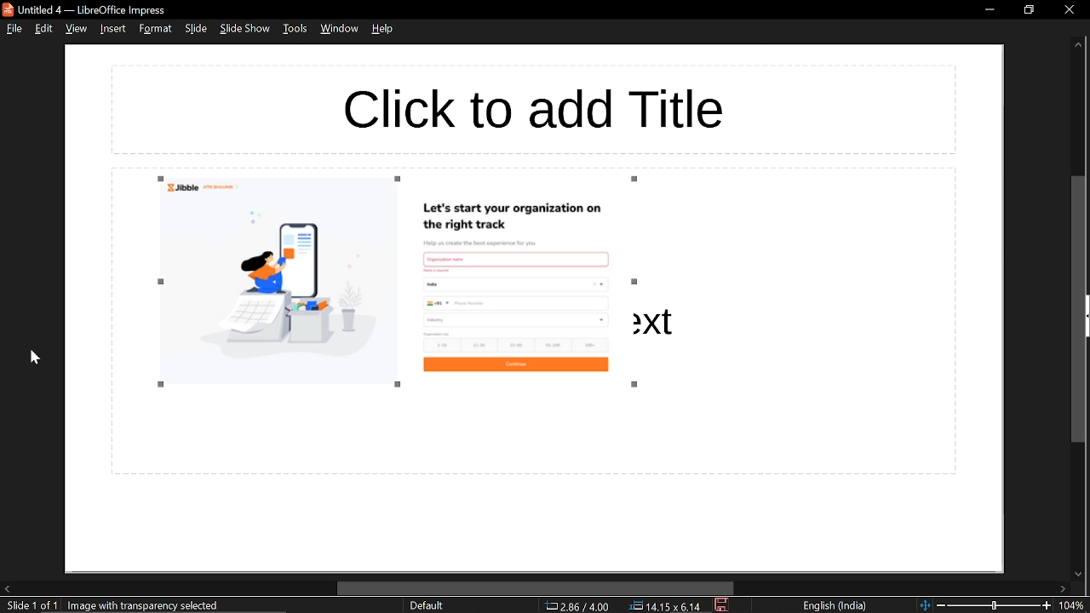  Describe the element at coordinates (985, 605) in the screenshot. I see `change zoom` at that location.